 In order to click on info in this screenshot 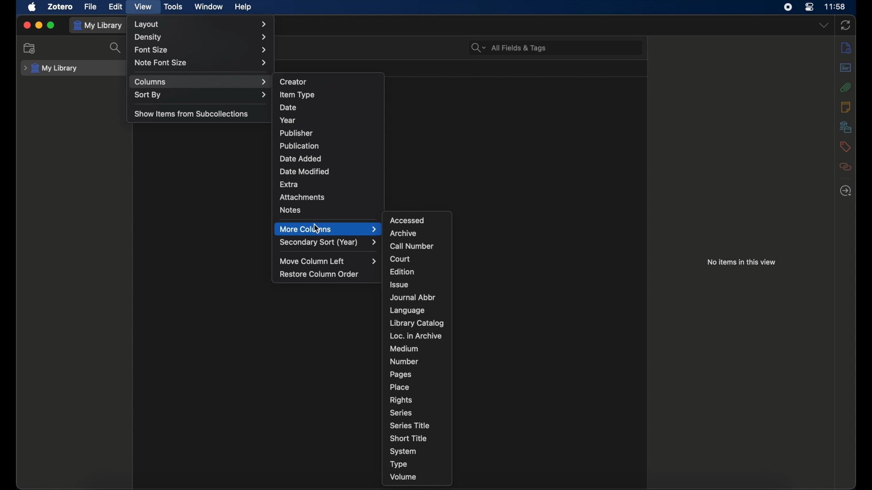, I will do `click(846, 48)`.